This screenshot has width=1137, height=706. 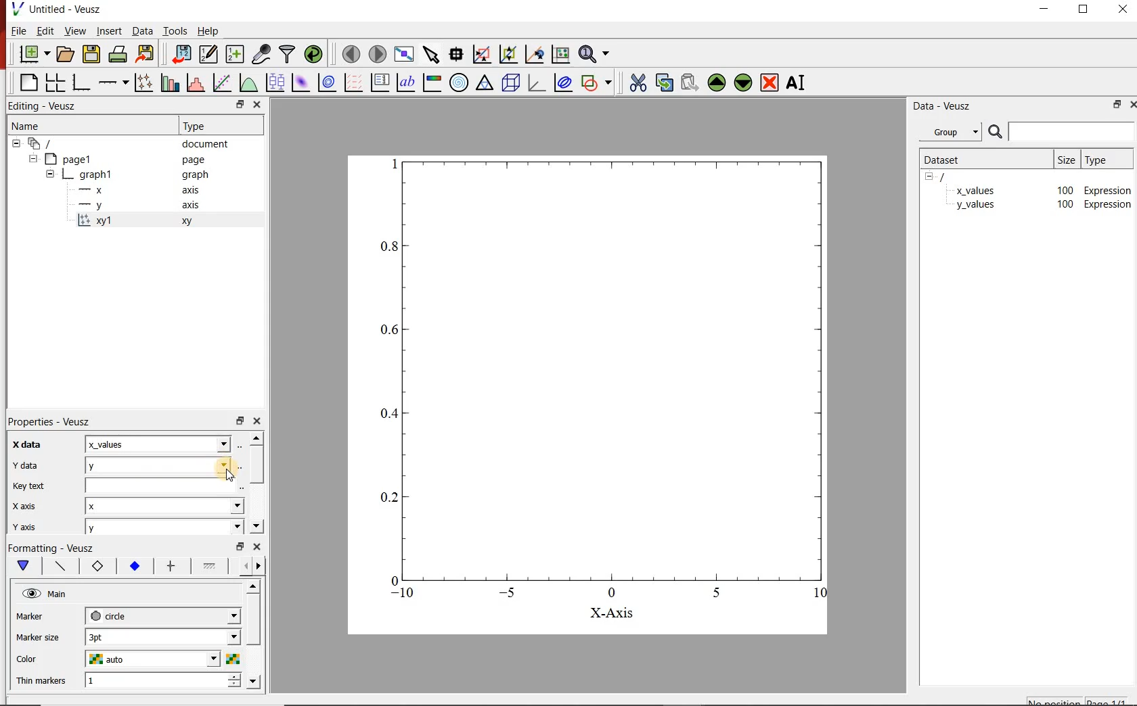 What do you see at coordinates (1105, 160) in the screenshot?
I see `type` at bounding box center [1105, 160].